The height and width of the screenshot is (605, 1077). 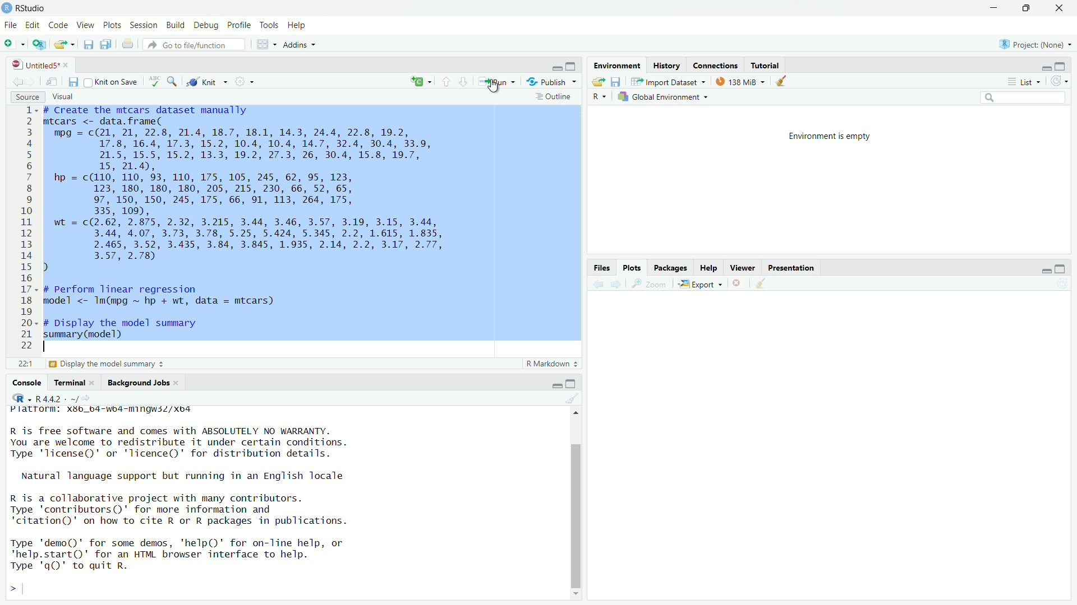 I want to click on Environment, so click(x=616, y=66).